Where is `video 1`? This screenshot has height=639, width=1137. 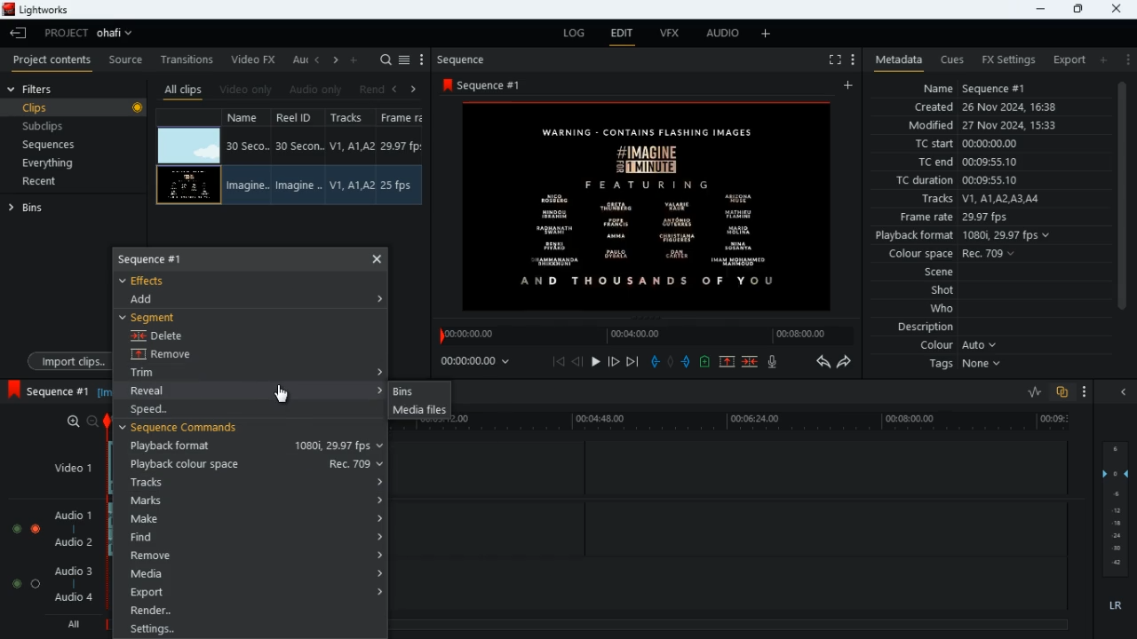 video 1 is located at coordinates (67, 467).